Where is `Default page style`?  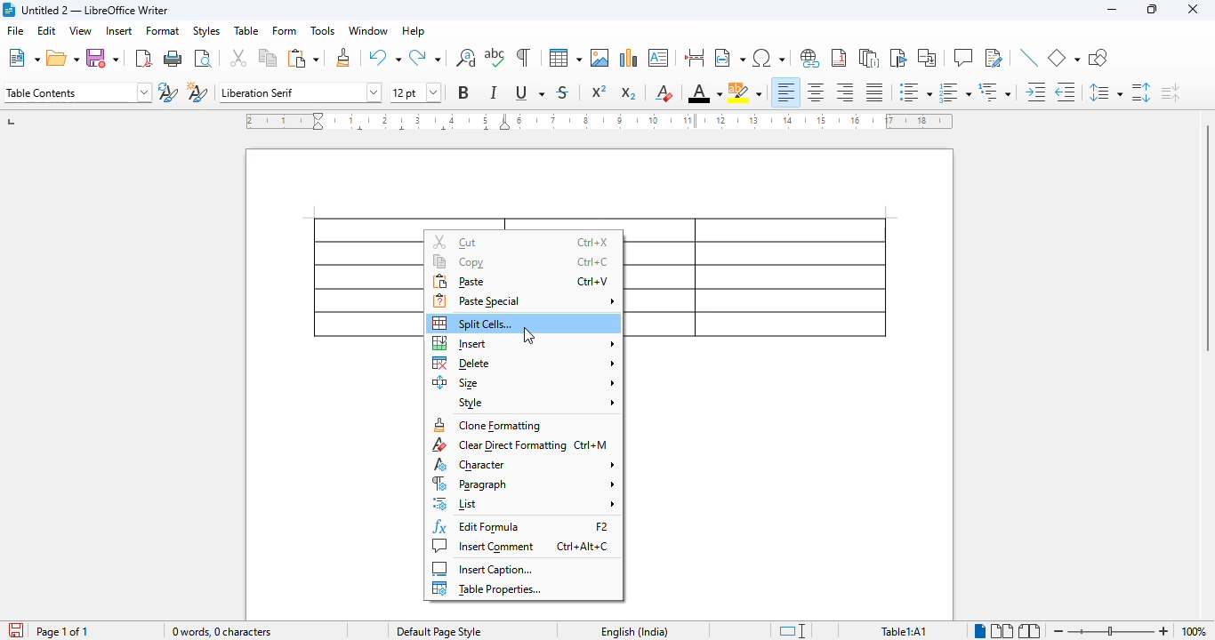 Default page style is located at coordinates (439, 631).